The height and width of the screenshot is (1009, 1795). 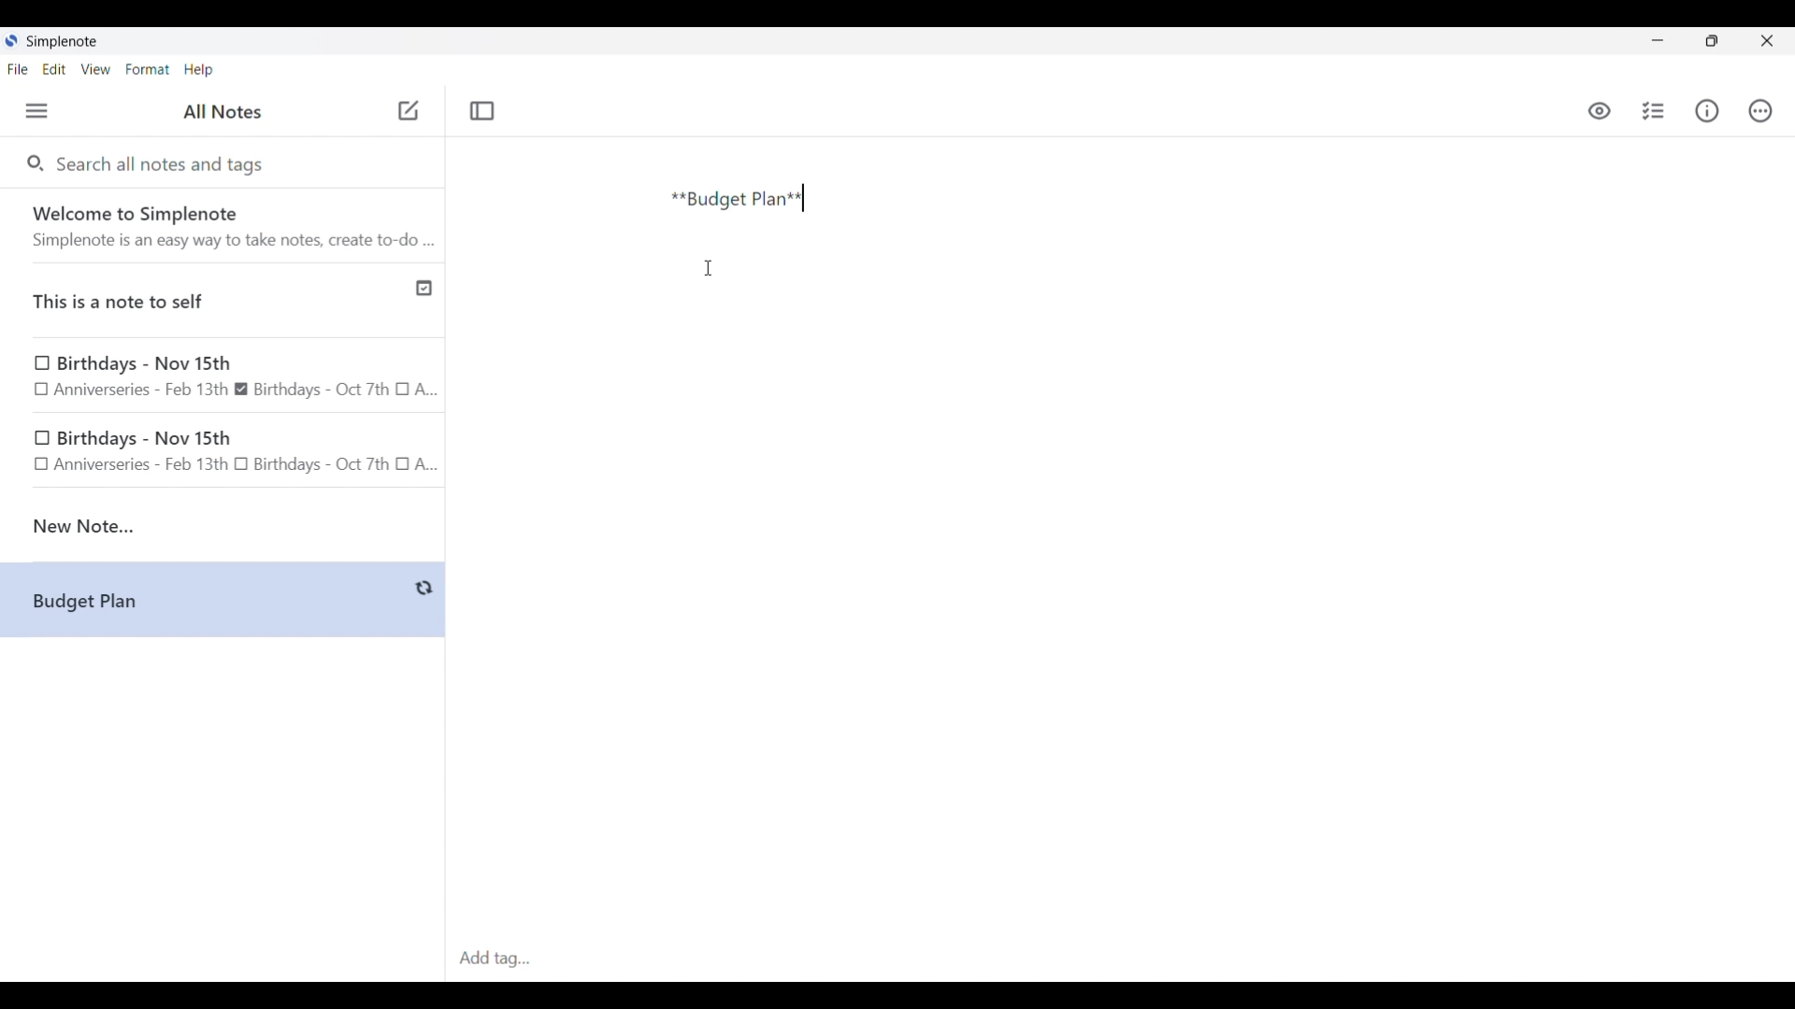 What do you see at coordinates (223, 377) in the screenshot?
I see `Earlier notes` at bounding box center [223, 377].